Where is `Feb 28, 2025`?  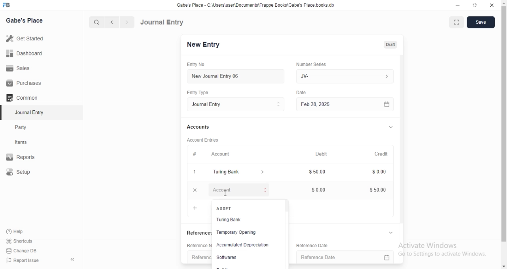 Feb 28, 2025 is located at coordinates (341, 104).